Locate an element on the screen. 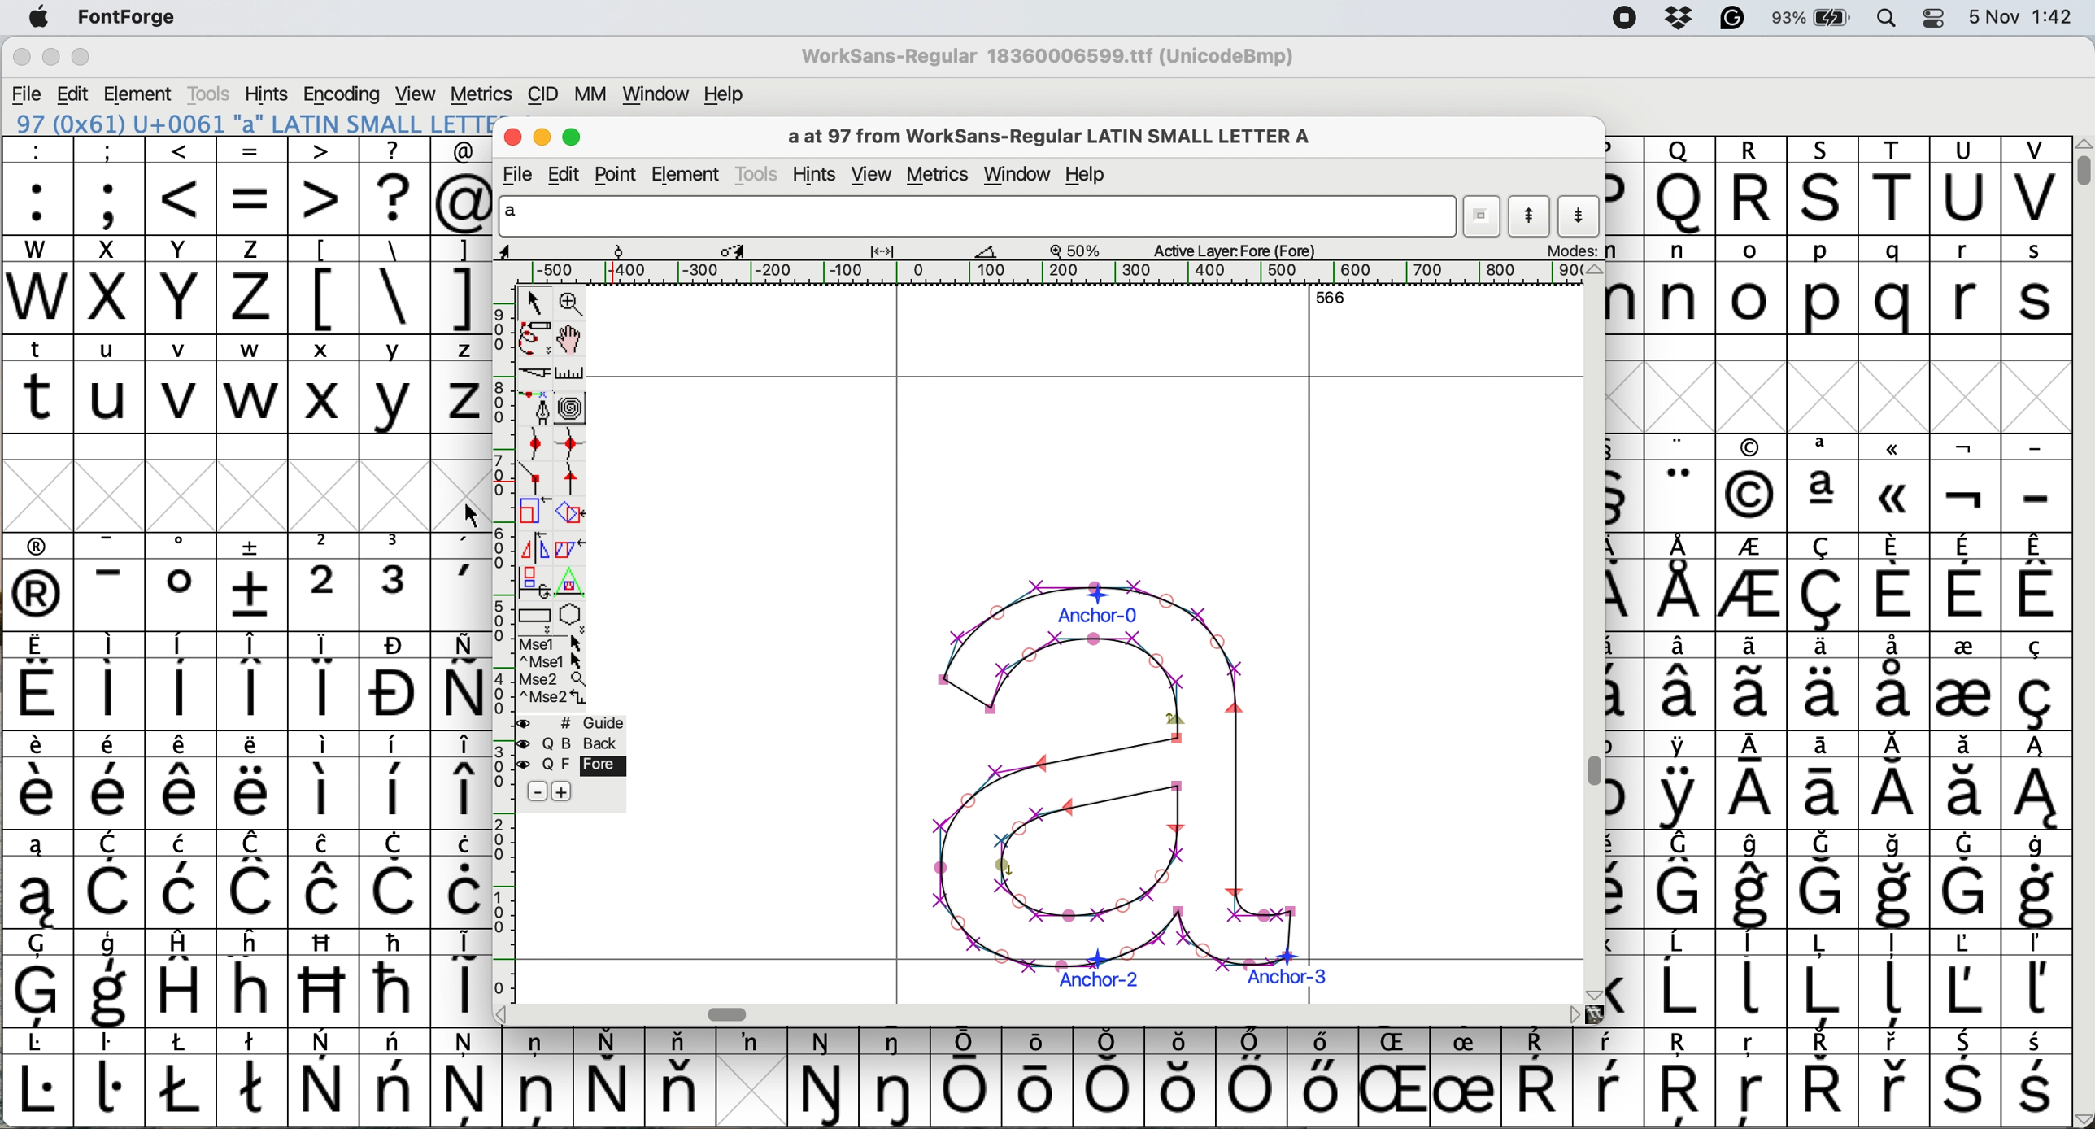  symbol is located at coordinates (1536, 1079).